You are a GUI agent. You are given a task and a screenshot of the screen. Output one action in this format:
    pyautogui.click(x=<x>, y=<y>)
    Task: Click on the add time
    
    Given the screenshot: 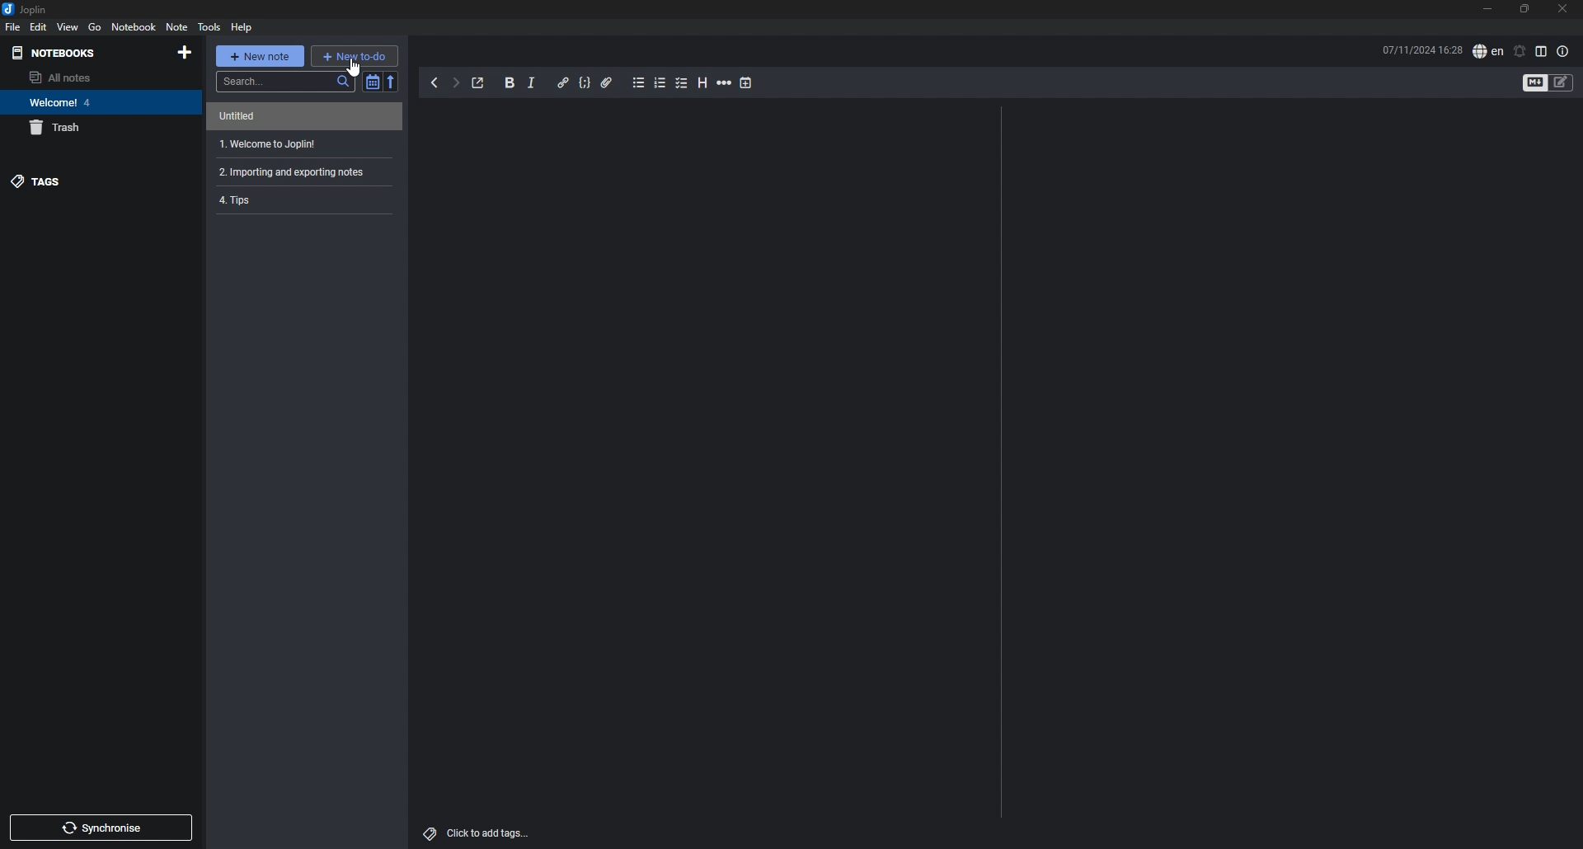 What is the action you would take?
    pyautogui.click(x=746, y=82)
    